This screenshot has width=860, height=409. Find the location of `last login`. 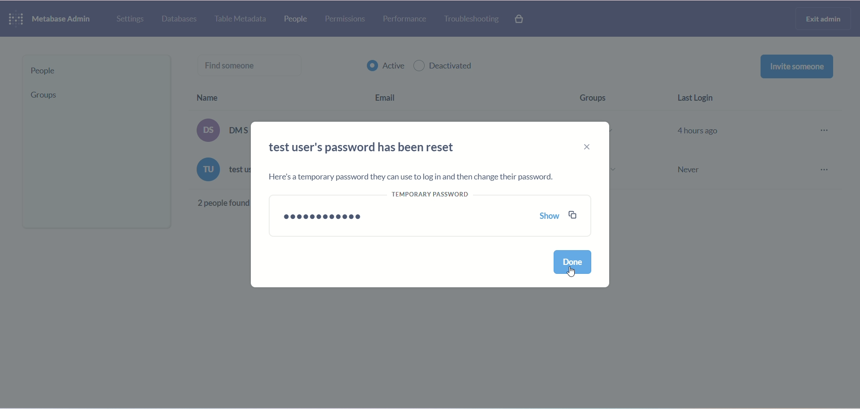

last login is located at coordinates (699, 99).